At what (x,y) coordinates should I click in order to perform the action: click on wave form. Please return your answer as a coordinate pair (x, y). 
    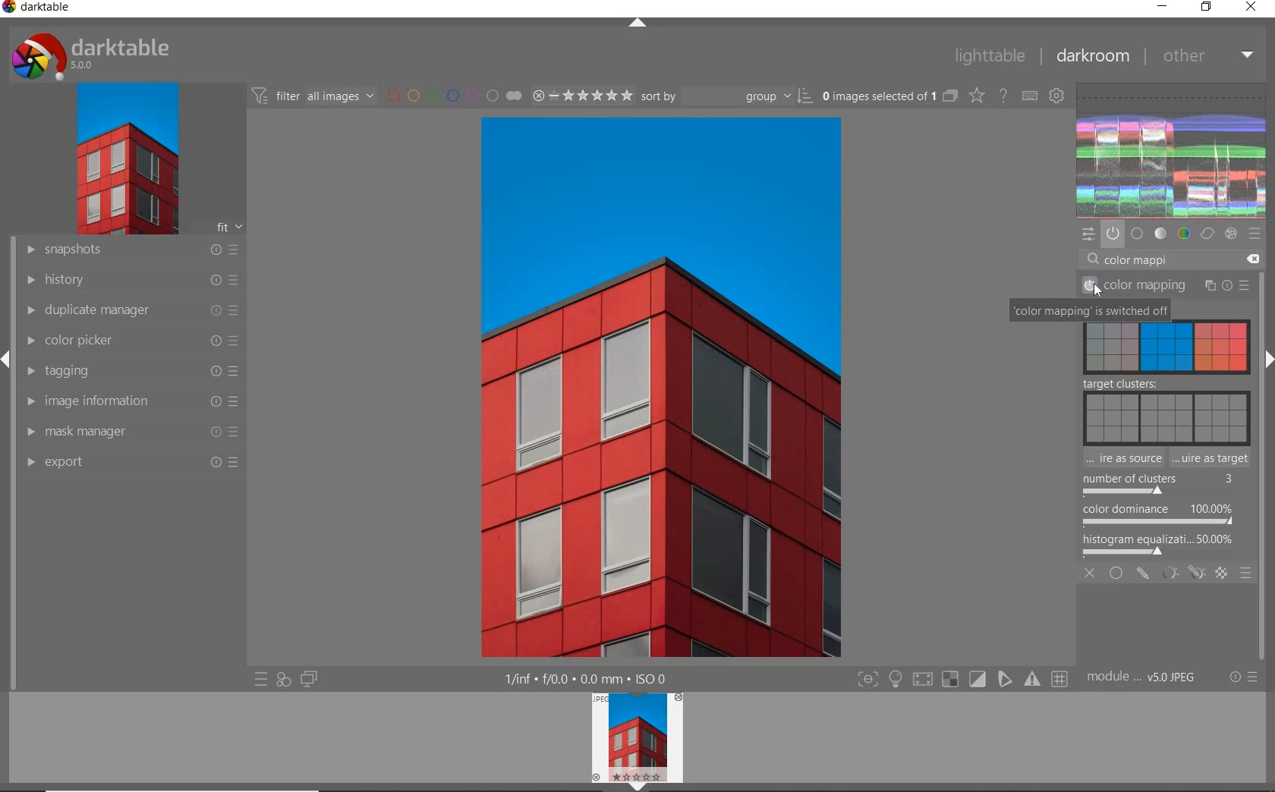
    Looking at the image, I should click on (1172, 150).